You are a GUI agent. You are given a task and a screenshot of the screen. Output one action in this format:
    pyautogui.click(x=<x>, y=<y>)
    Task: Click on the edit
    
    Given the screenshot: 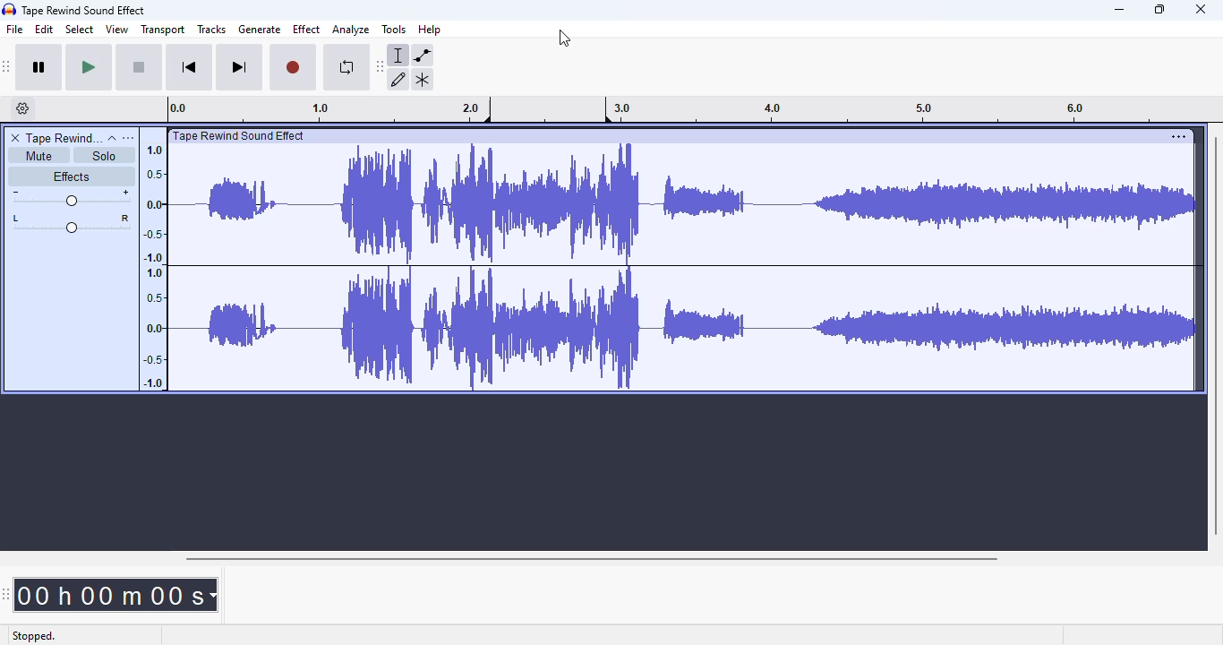 What is the action you would take?
    pyautogui.click(x=45, y=30)
    